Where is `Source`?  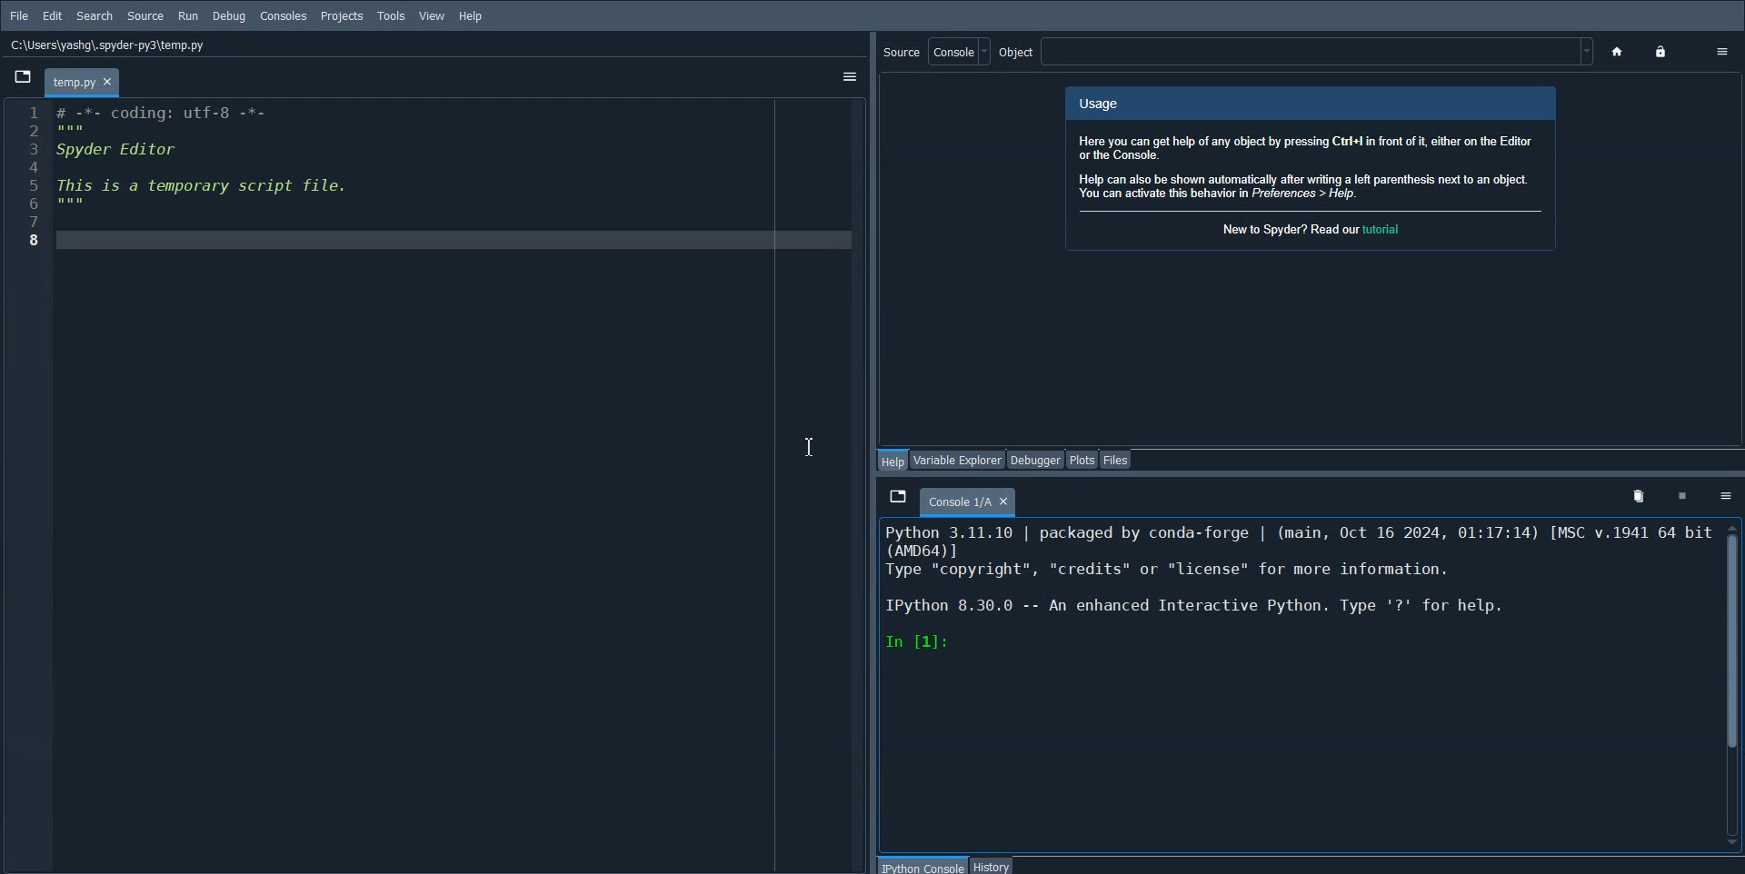 Source is located at coordinates (936, 51).